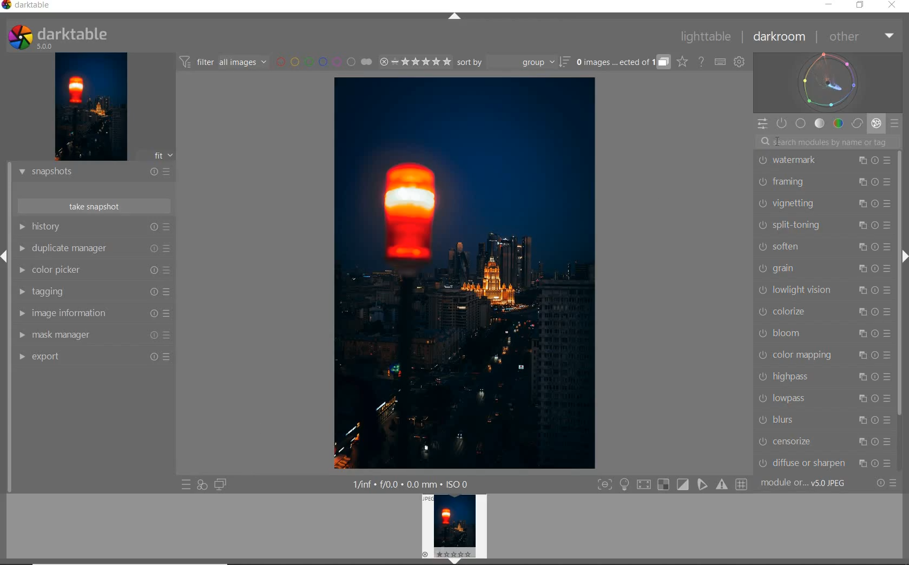  Describe the element at coordinates (67, 293) in the screenshot. I see `TAGGING` at that location.